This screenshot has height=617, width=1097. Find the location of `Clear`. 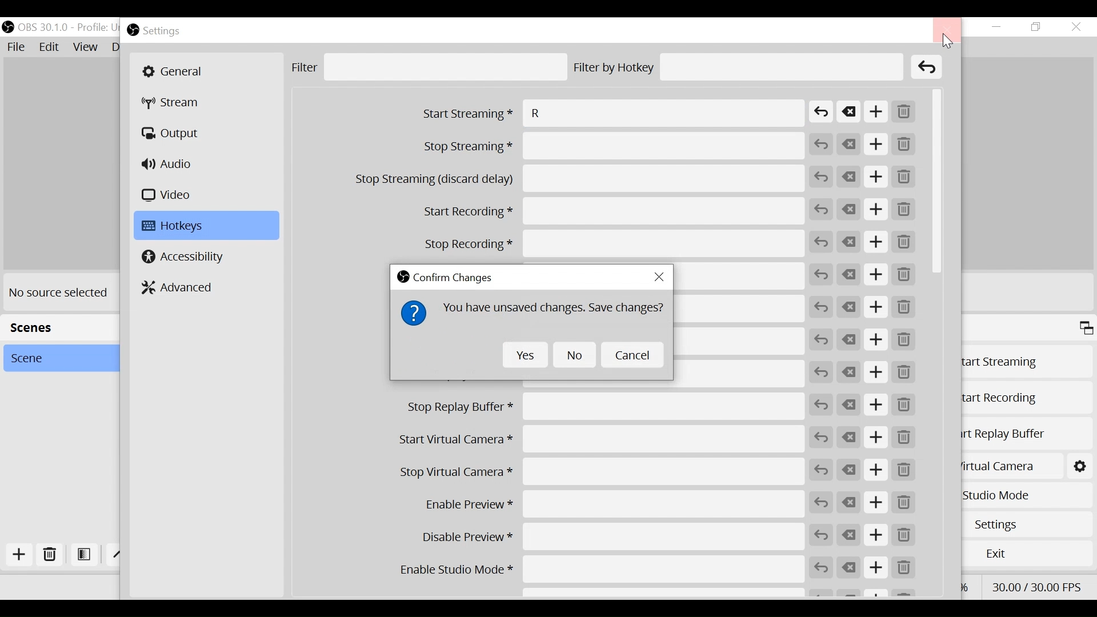

Clear is located at coordinates (848, 372).